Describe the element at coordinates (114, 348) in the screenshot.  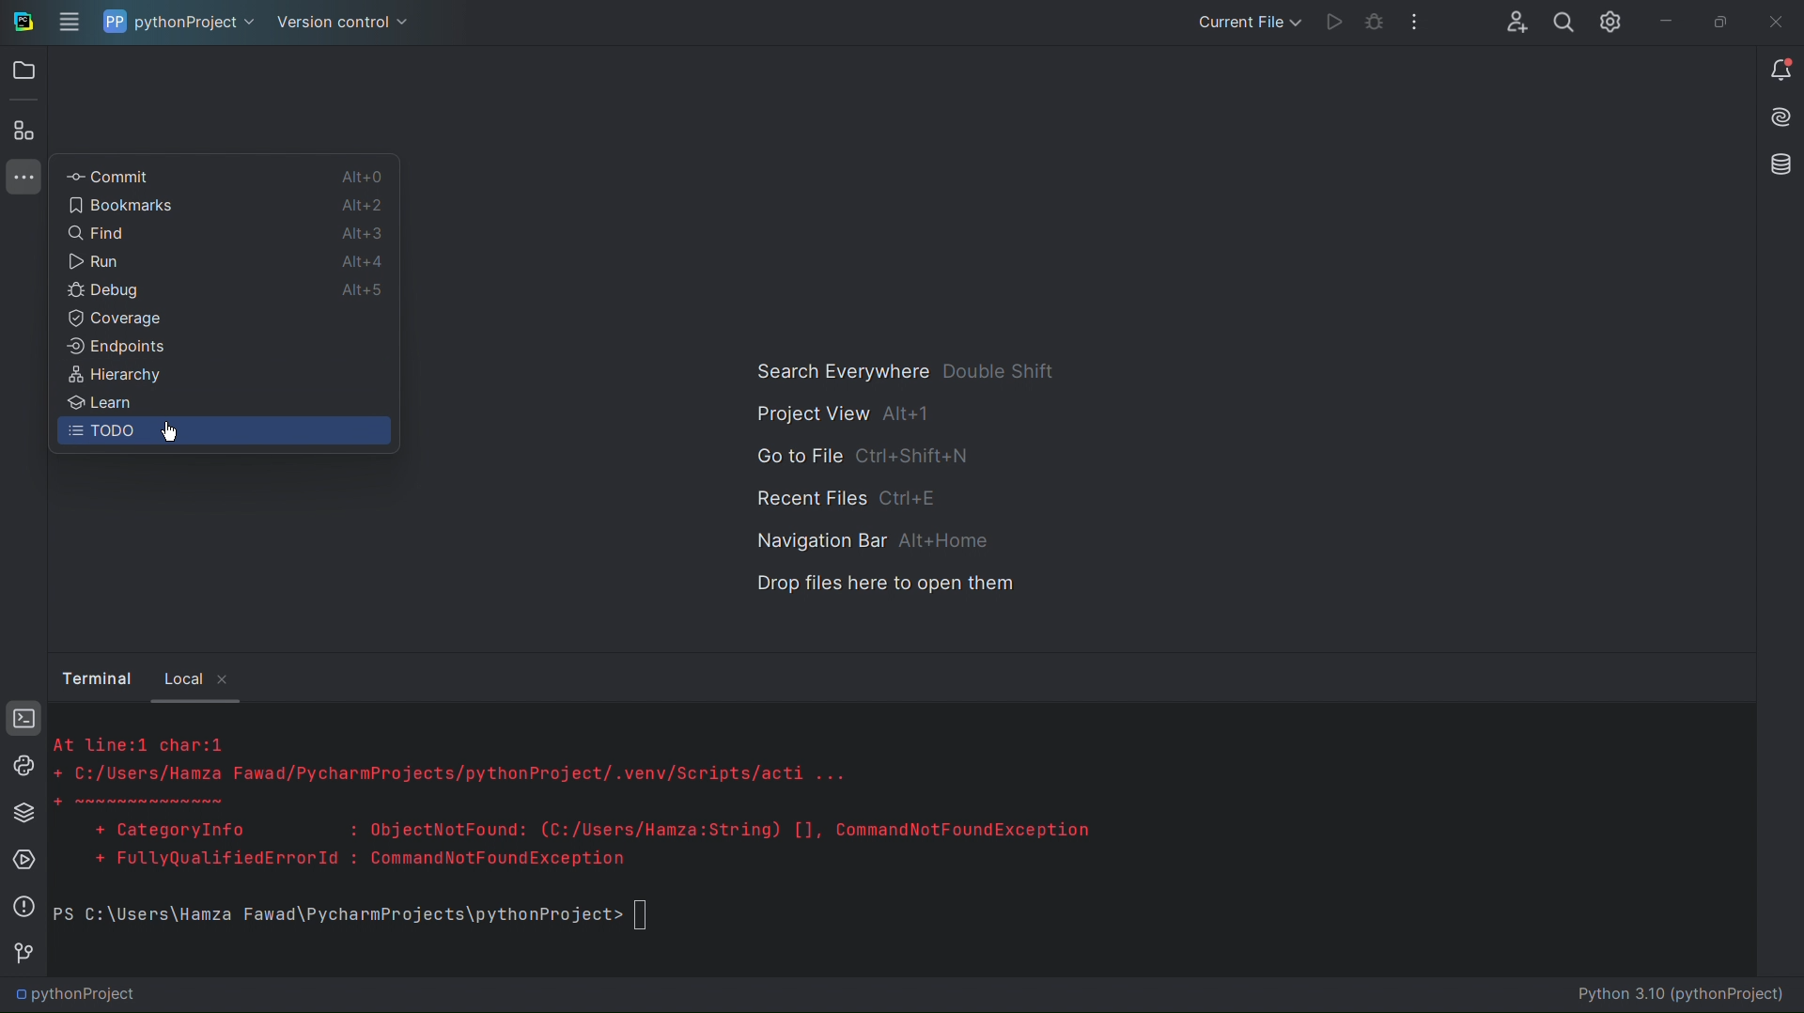
I see `Endpoints` at that location.